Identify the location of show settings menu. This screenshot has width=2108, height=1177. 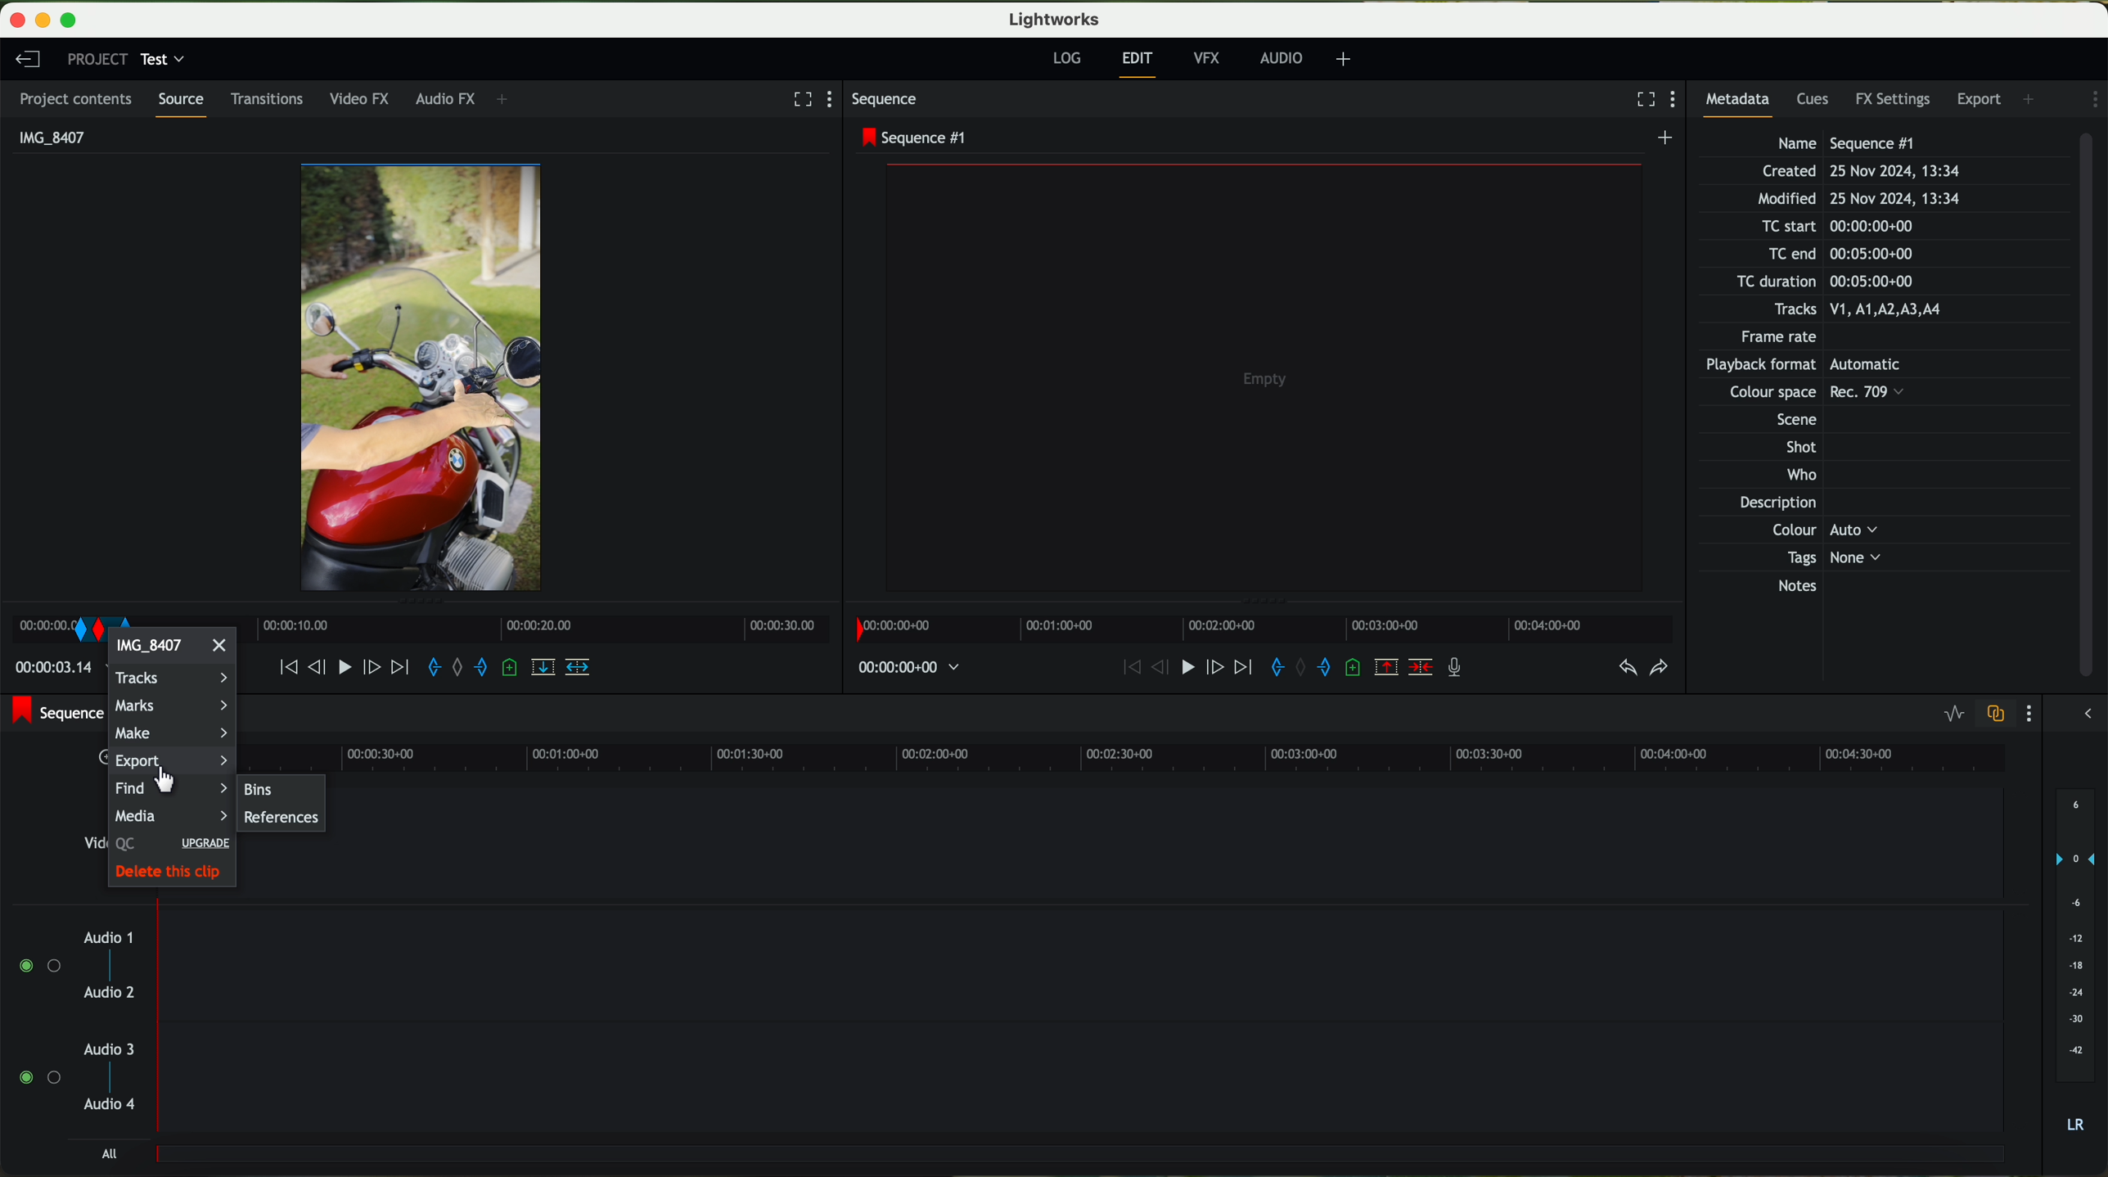
(2092, 99).